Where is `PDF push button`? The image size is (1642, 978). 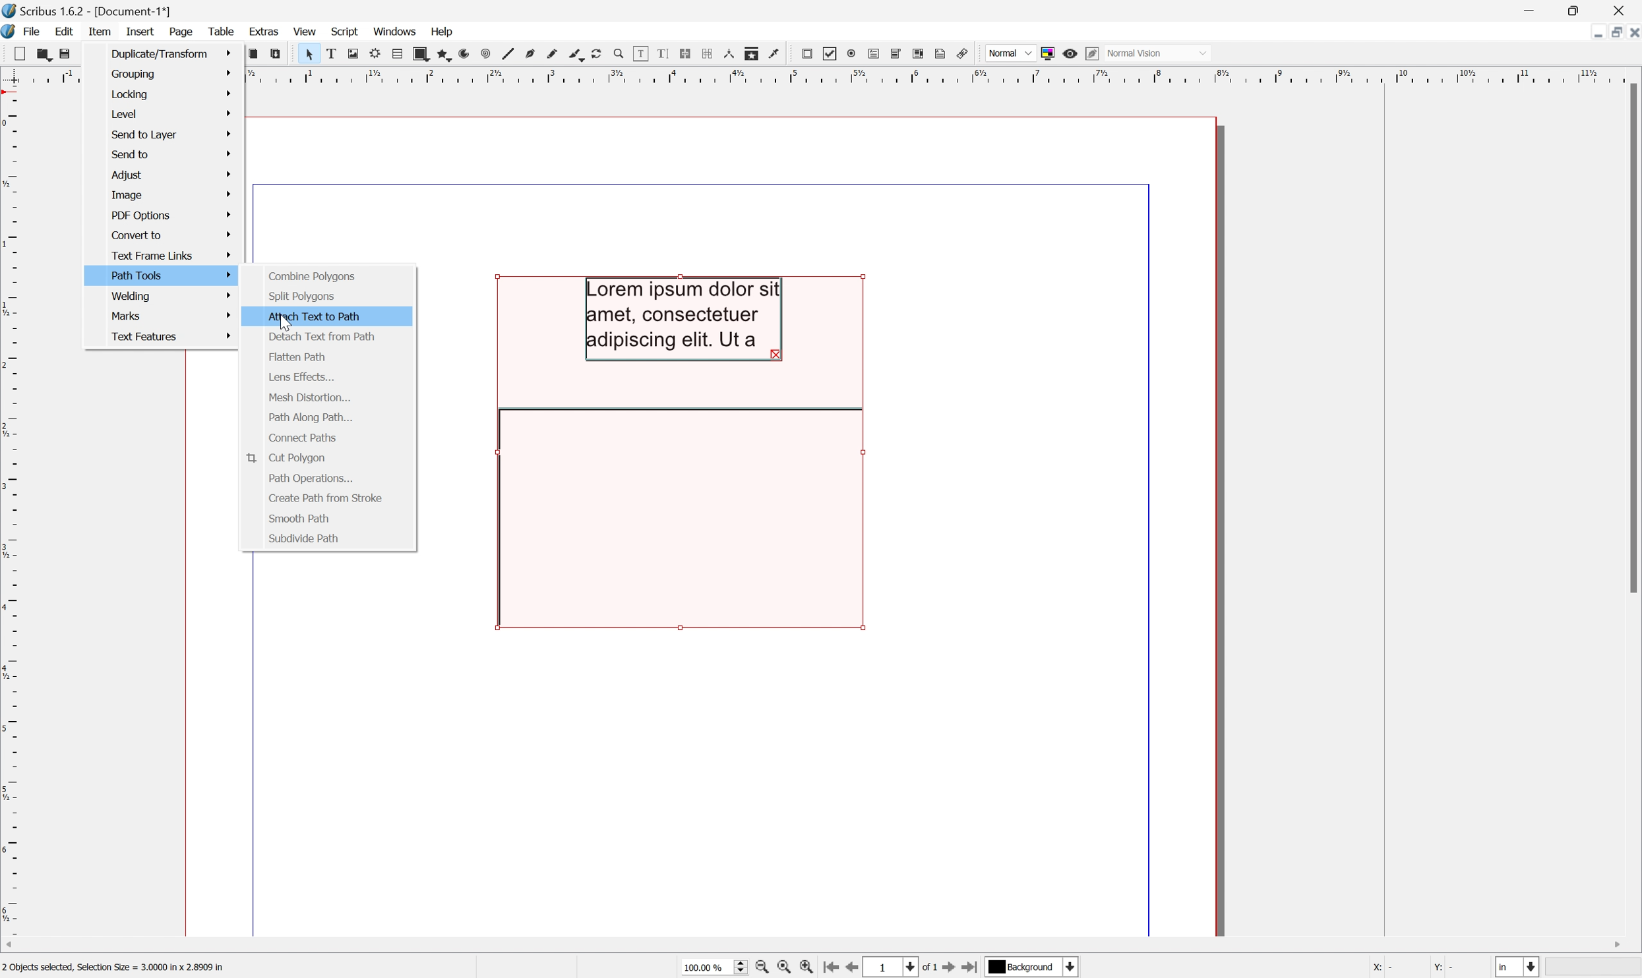
PDF push button is located at coordinates (808, 54).